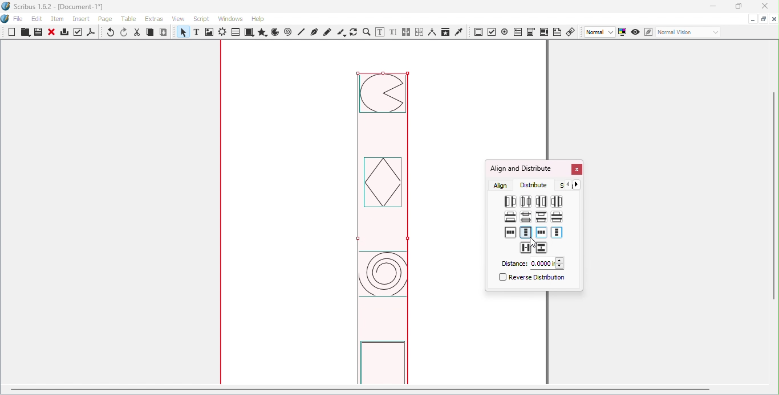 The image size is (779, 395). Describe the element at coordinates (521, 168) in the screenshot. I see `Align and Distribute` at that location.